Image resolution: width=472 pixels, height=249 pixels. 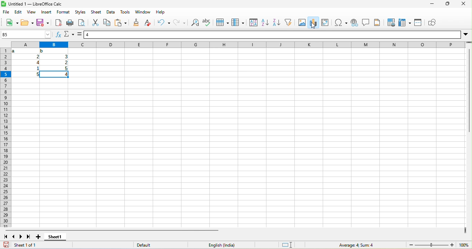 What do you see at coordinates (272, 34) in the screenshot?
I see `formula bar` at bounding box center [272, 34].